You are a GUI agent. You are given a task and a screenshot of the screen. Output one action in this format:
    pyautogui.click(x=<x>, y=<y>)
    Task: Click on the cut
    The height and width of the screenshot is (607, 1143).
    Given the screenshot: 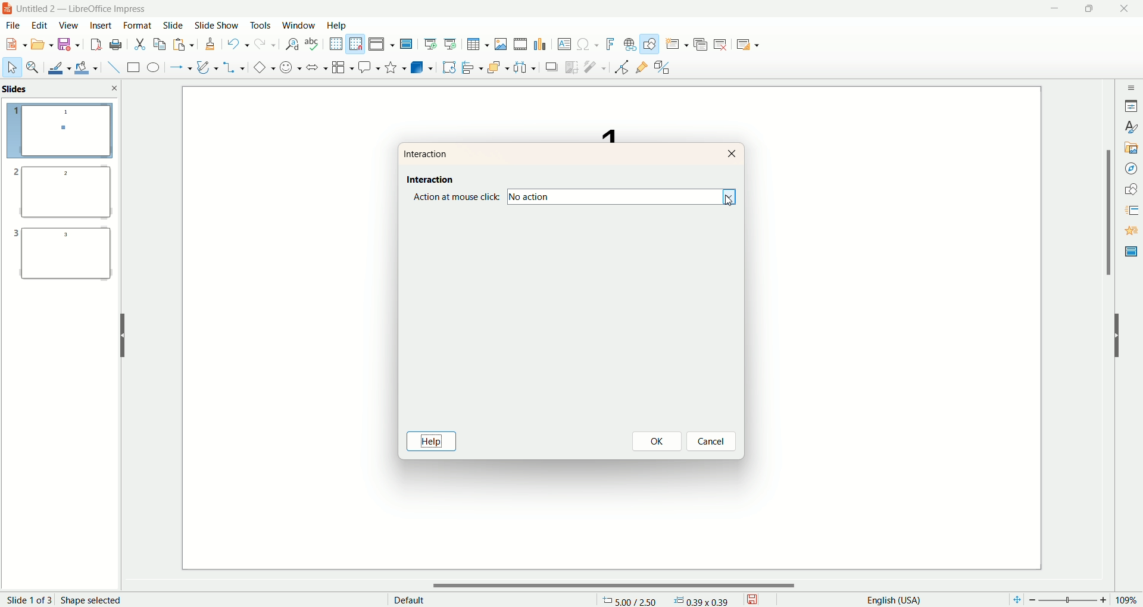 What is the action you would take?
    pyautogui.click(x=140, y=43)
    